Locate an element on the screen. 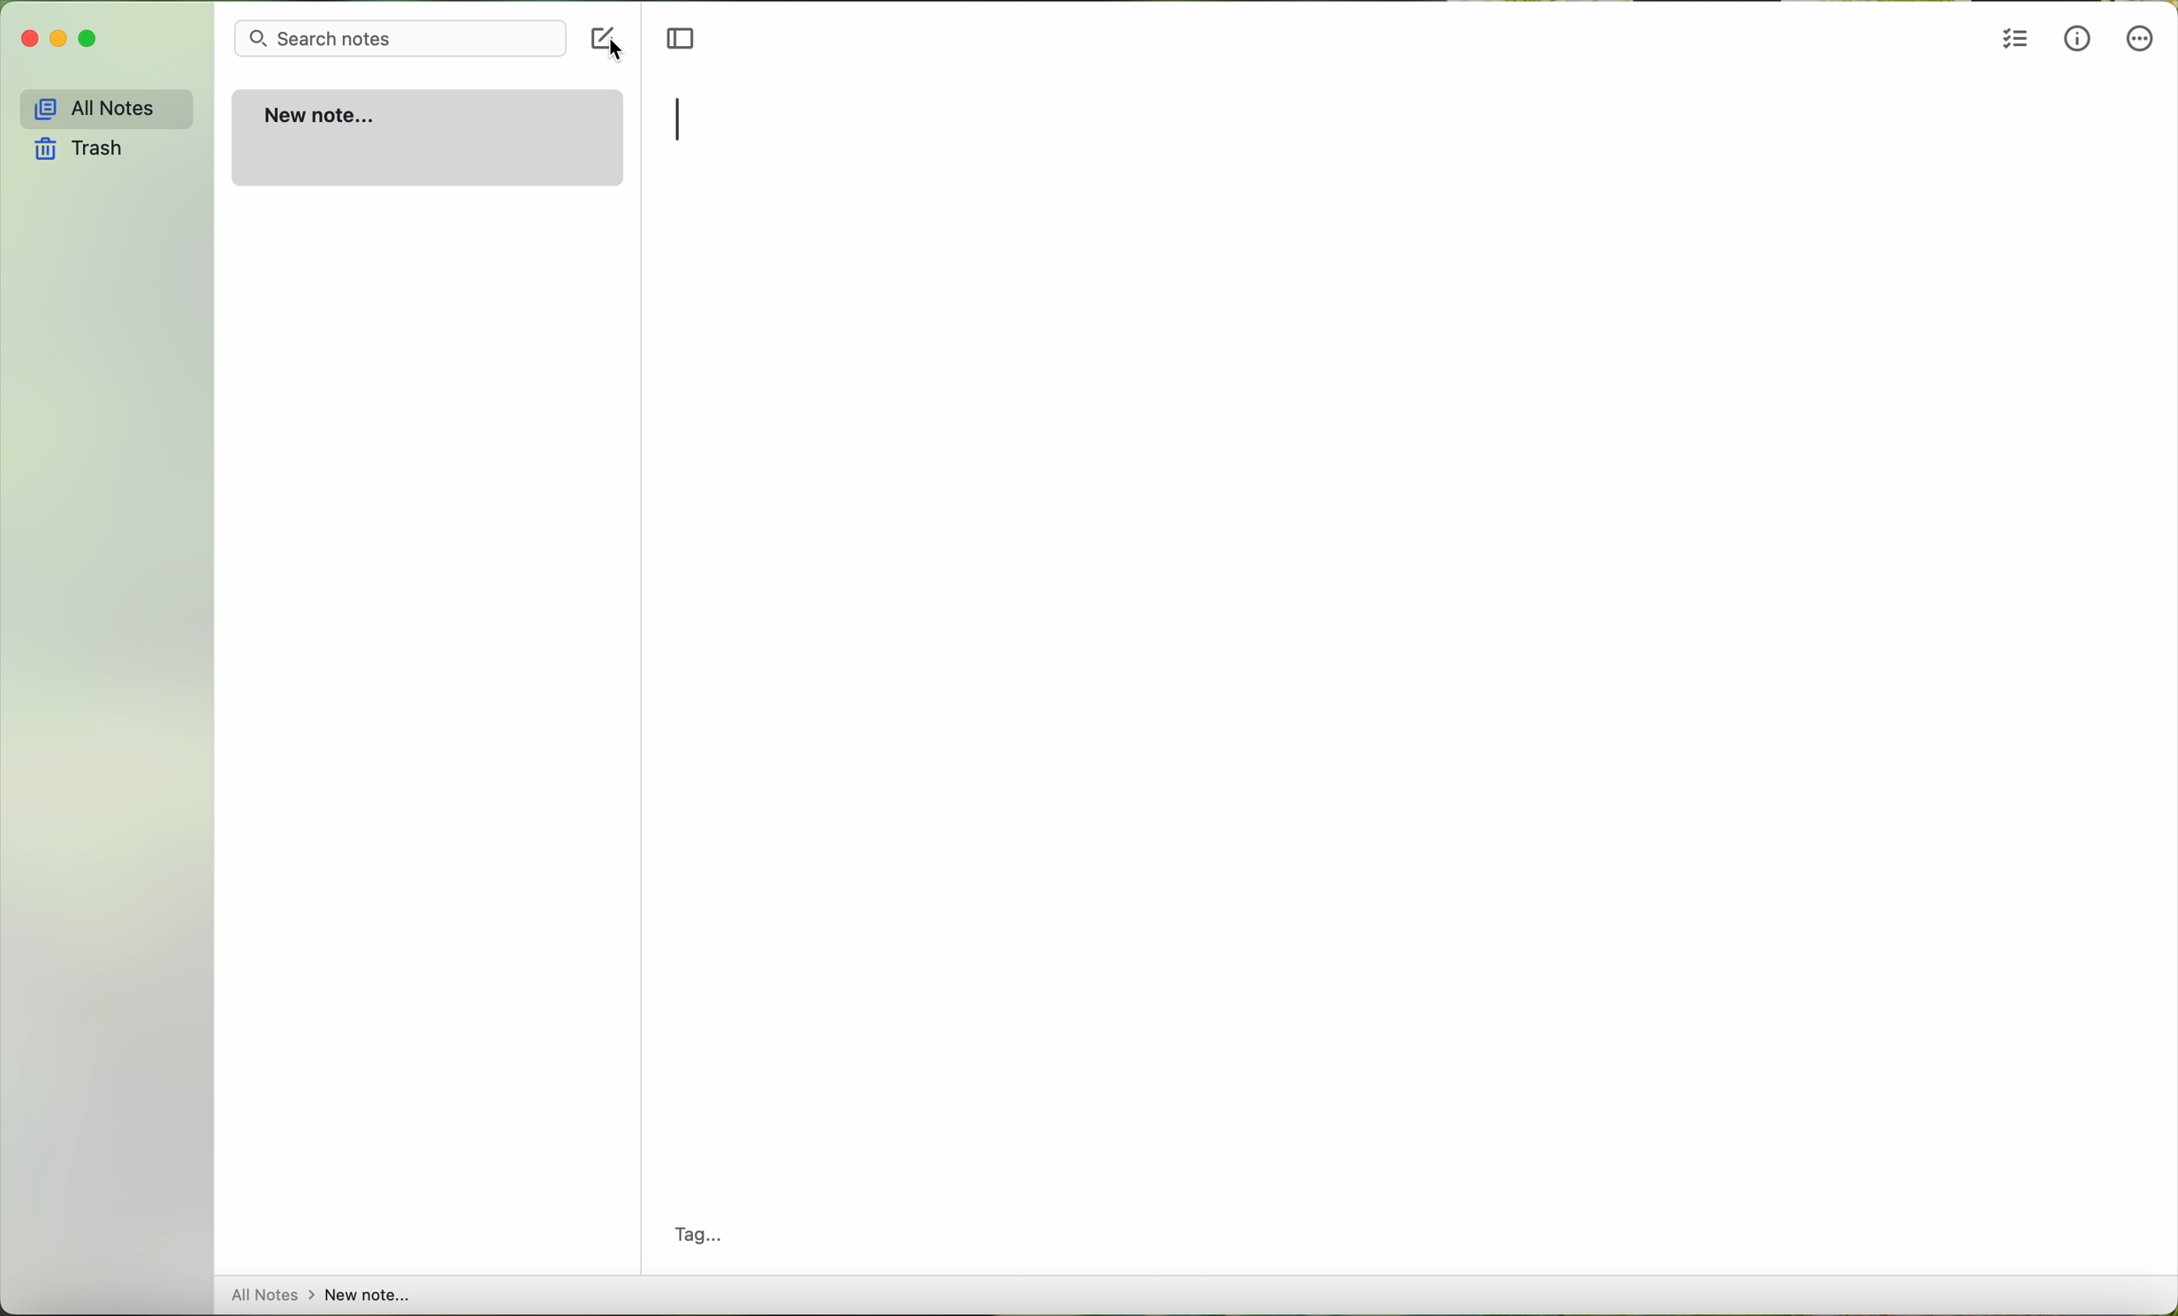 The width and height of the screenshot is (2178, 1316). maximize Simplenote is located at coordinates (88, 39).